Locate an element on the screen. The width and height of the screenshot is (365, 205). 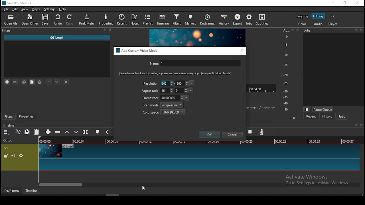
filter is located at coordinates (177, 20).